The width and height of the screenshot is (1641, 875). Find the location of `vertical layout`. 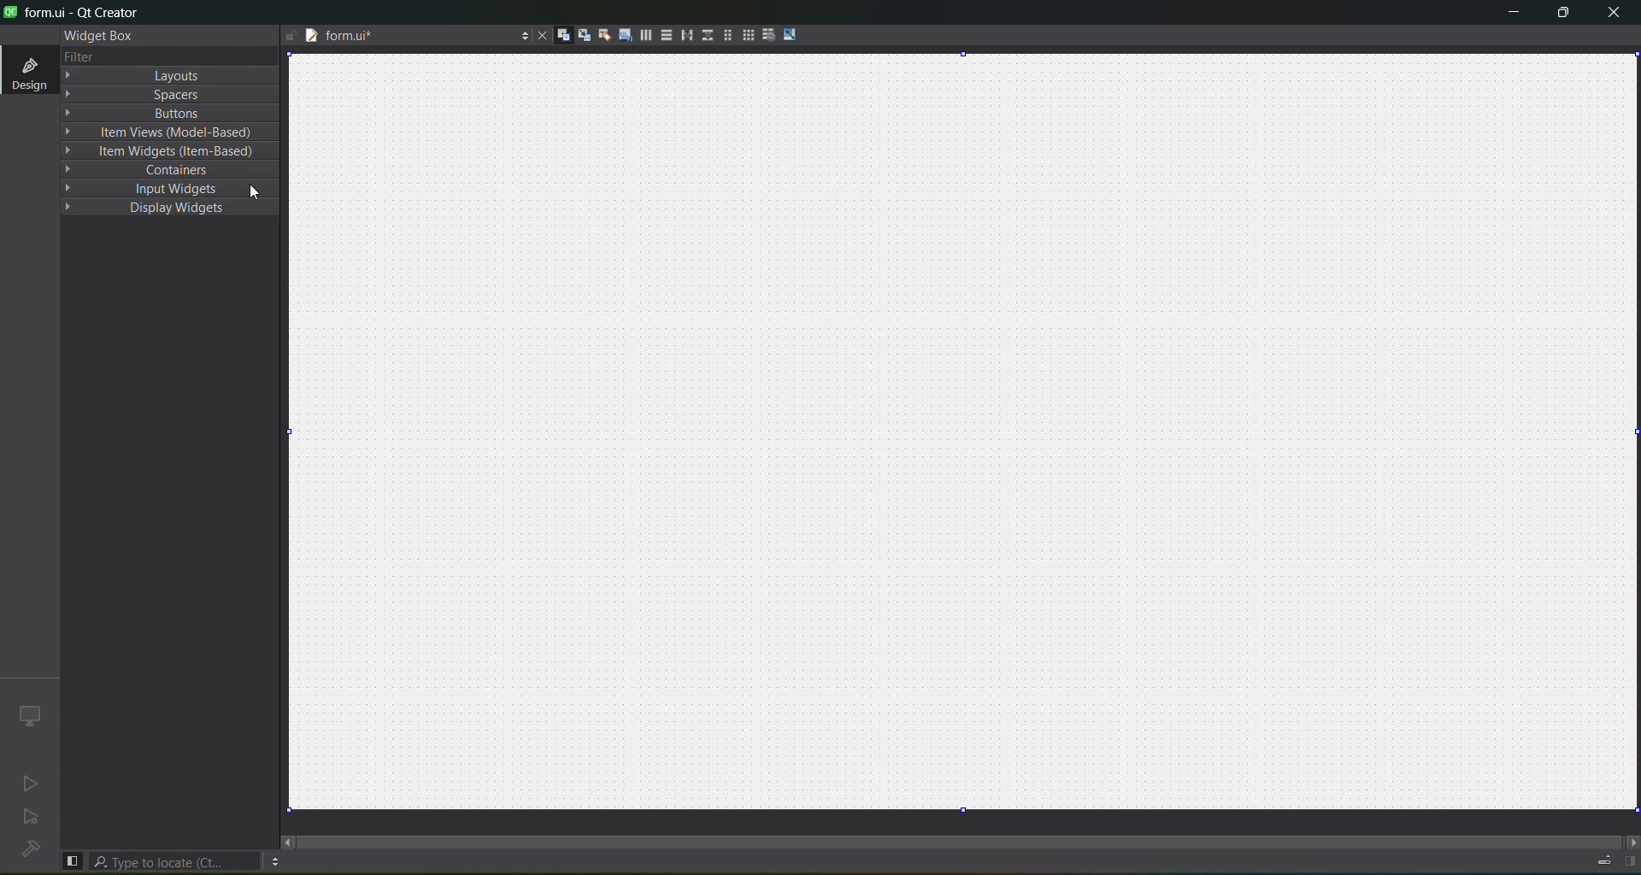

vertical layout is located at coordinates (664, 35).